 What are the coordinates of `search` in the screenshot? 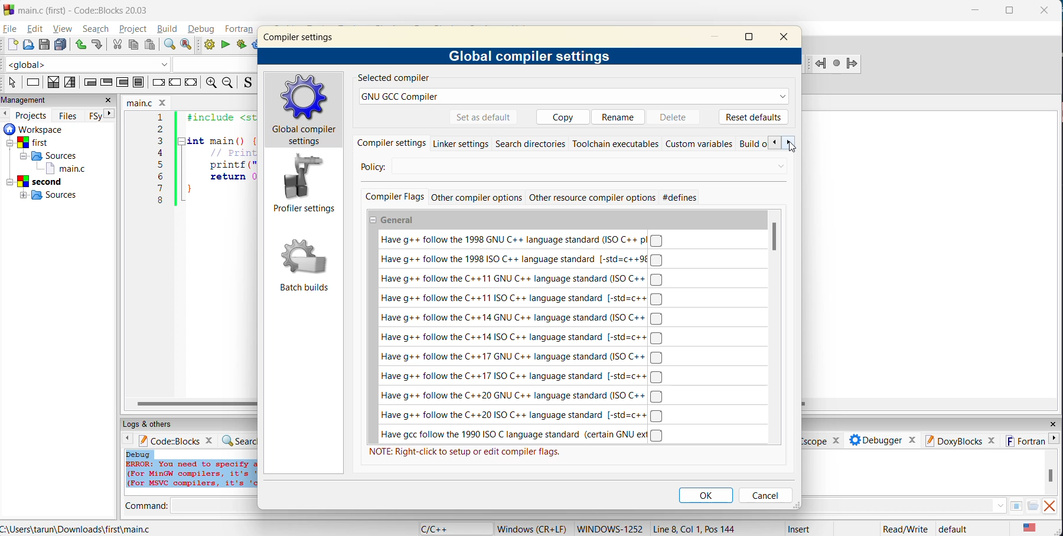 It's located at (98, 29).